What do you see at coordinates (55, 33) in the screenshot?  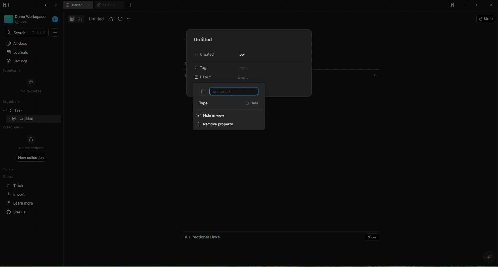 I see `new doc` at bounding box center [55, 33].